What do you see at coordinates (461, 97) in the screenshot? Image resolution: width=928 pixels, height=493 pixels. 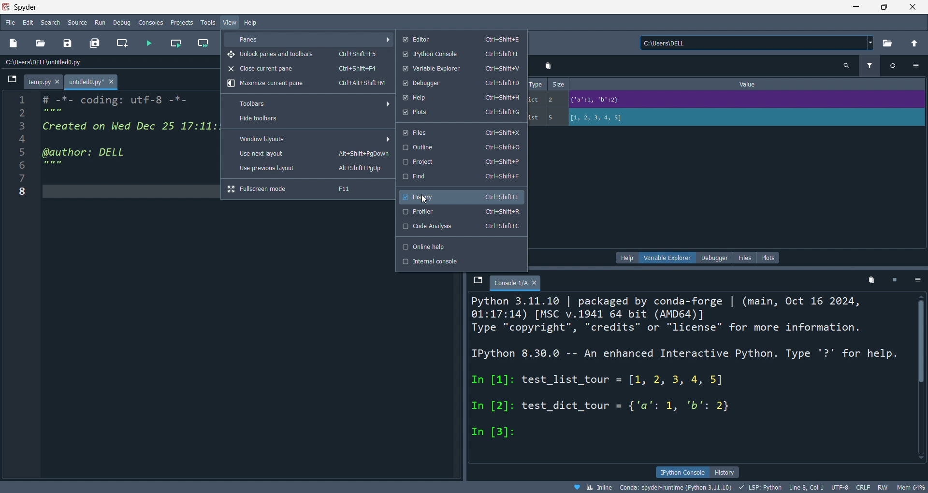 I see `help` at bounding box center [461, 97].